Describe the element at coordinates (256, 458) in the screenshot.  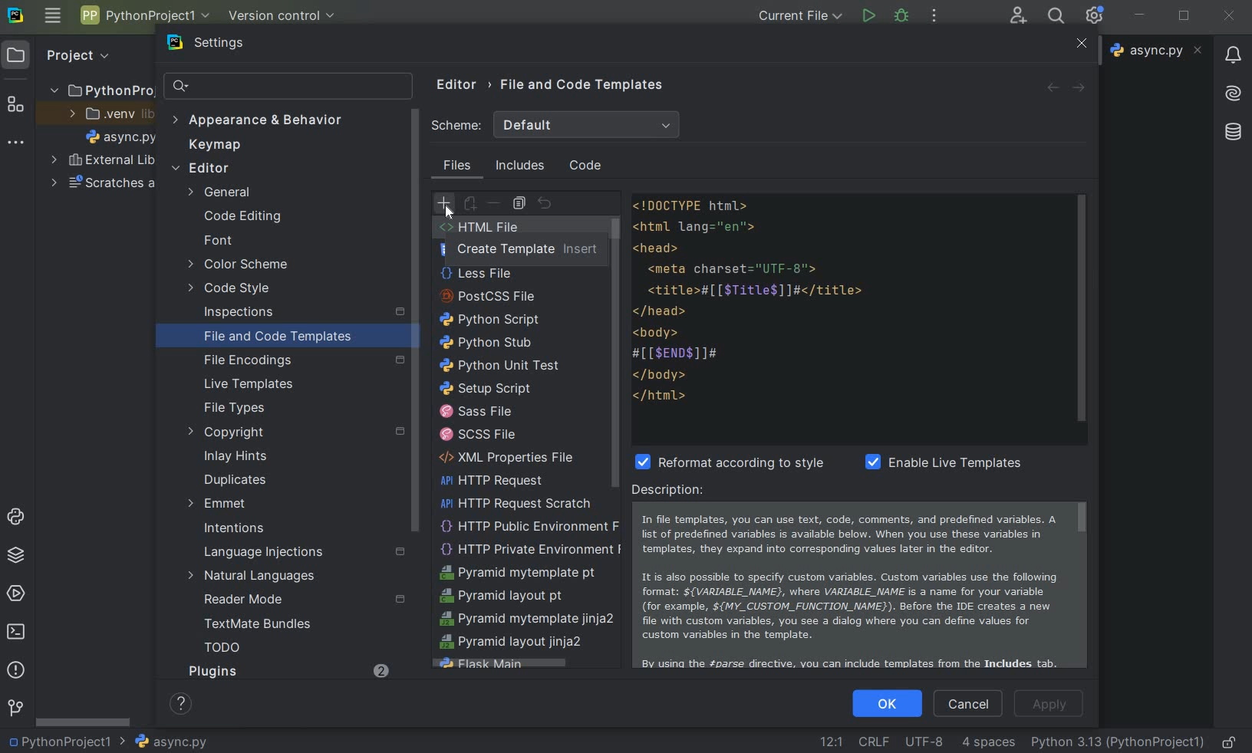
I see `inlay hints` at that location.